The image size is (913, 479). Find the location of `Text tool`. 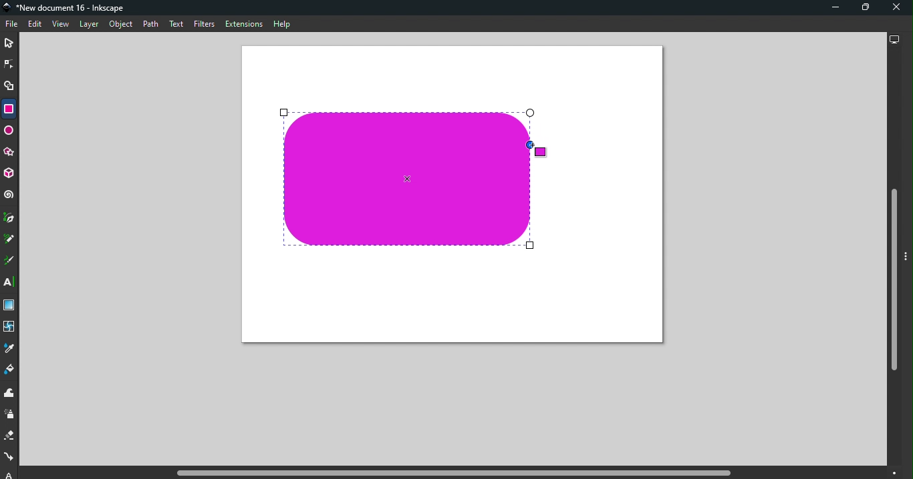

Text tool is located at coordinates (11, 282).